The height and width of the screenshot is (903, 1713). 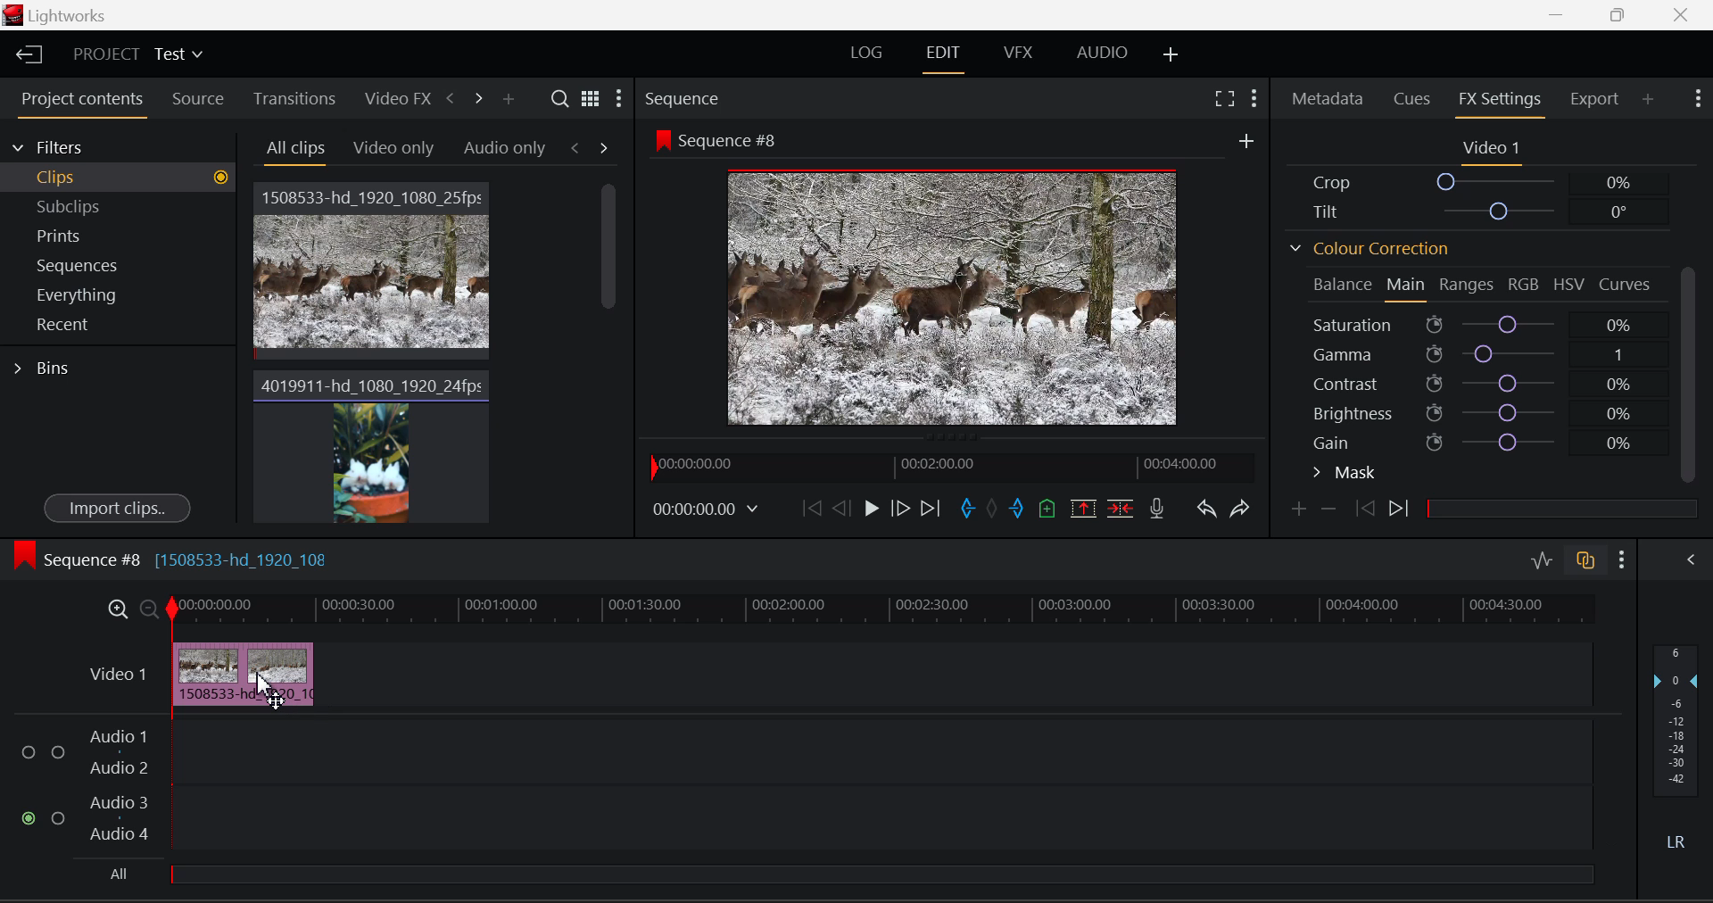 What do you see at coordinates (1618, 559) in the screenshot?
I see `Show Settings` at bounding box center [1618, 559].